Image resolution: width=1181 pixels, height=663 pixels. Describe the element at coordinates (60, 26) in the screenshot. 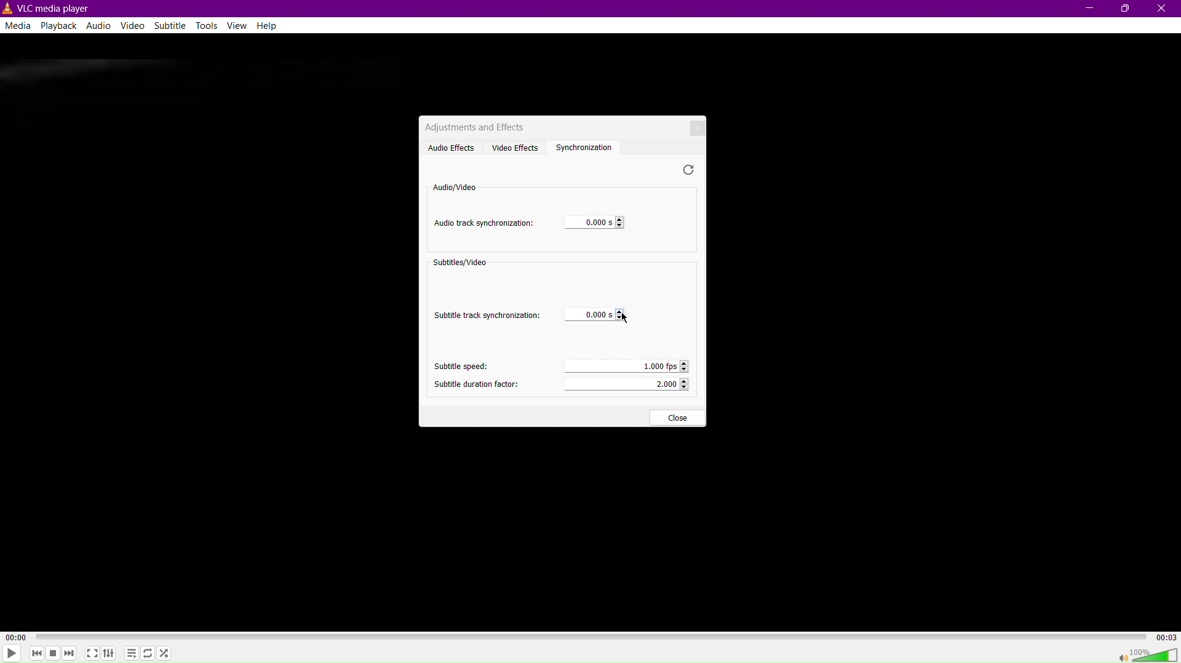

I see `Playback` at that location.